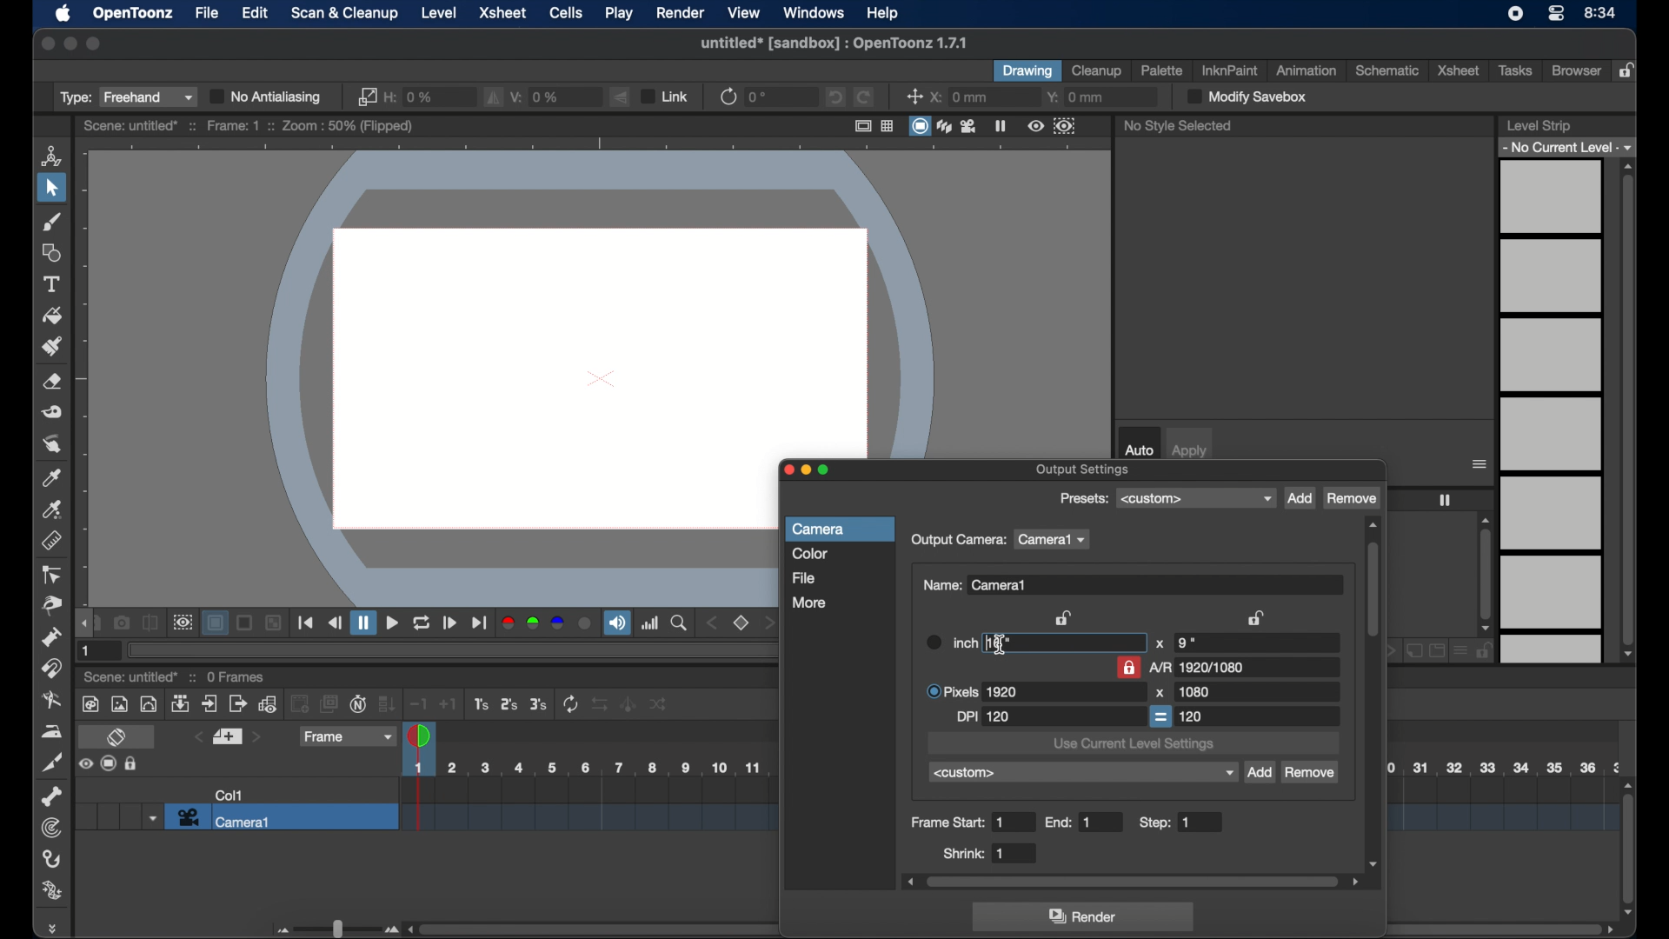 The image size is (1669, 939). I want to click on 0, so click(760, 97).